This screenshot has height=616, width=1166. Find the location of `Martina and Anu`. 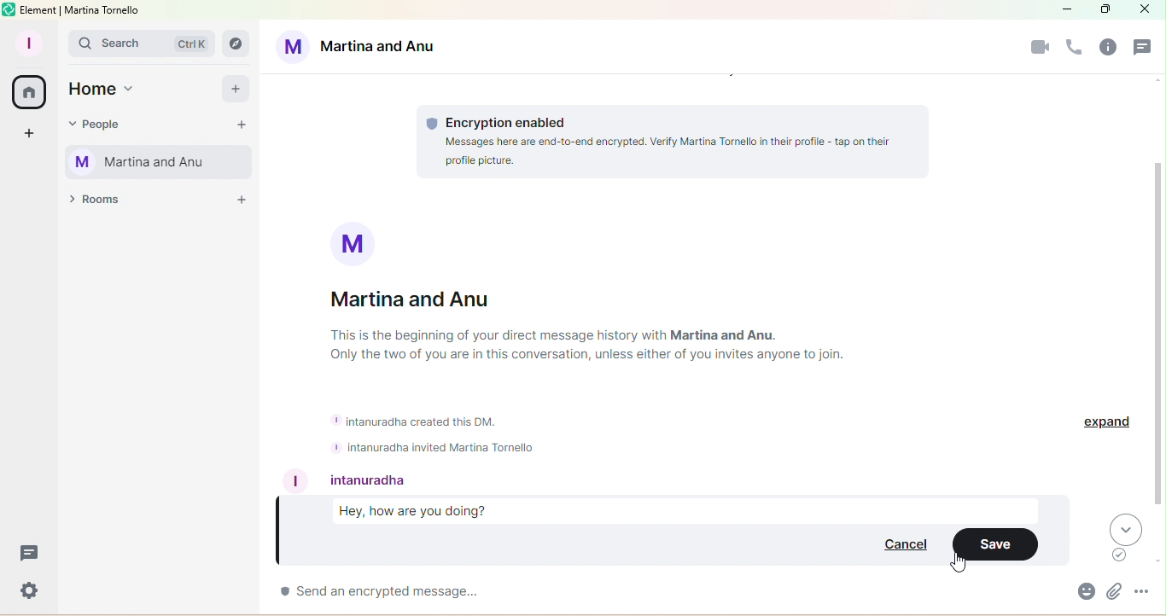

Martina and Anu is located at coordinates (429, 301).